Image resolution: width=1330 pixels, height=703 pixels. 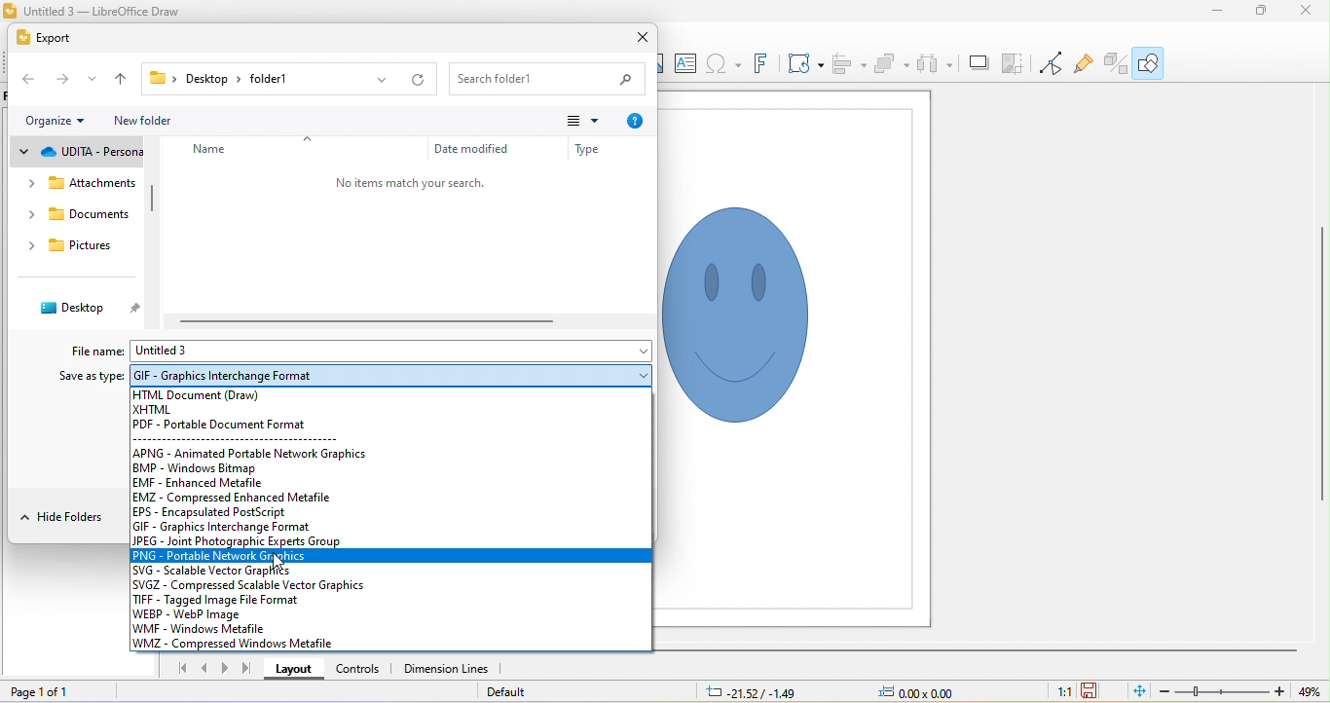 I want to click on drop down, so click(x=86, y=122).